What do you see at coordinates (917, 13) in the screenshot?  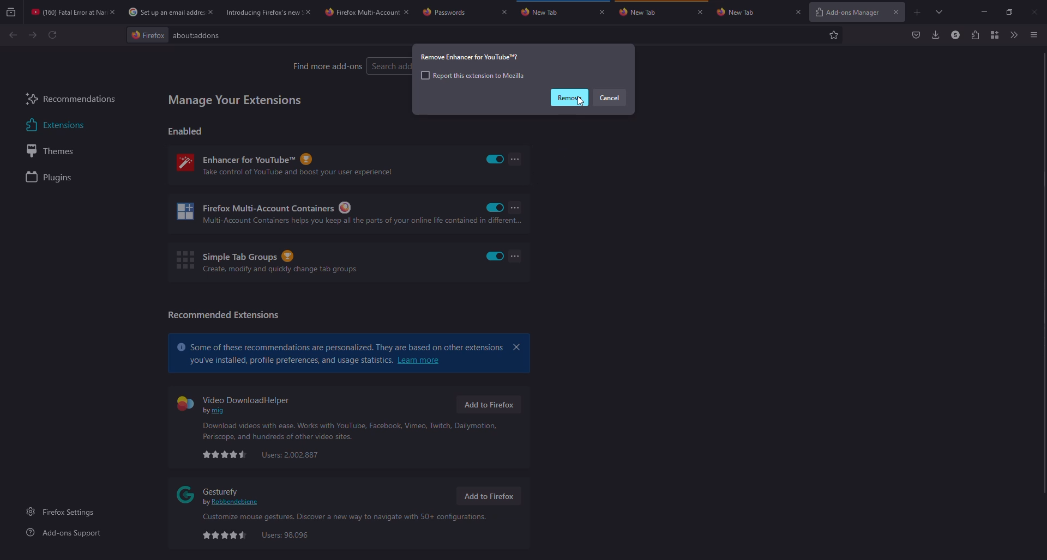 I see `add` at bounding box center [917, 13].